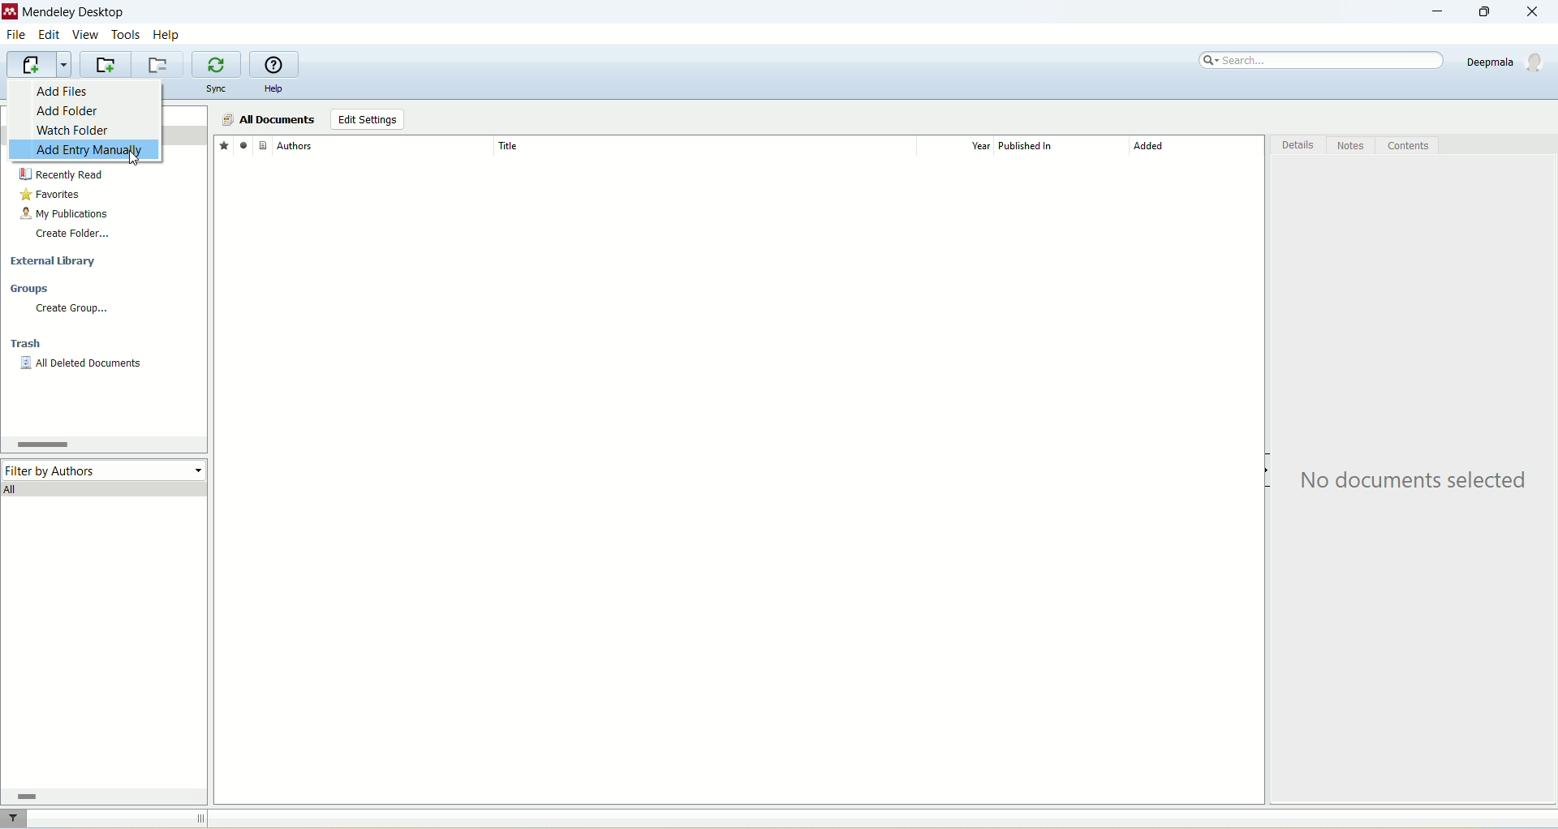 The image size is (1558, 829). Describe the element at coordinates (1323, 61) in the screenshot. I see `search` at that location.